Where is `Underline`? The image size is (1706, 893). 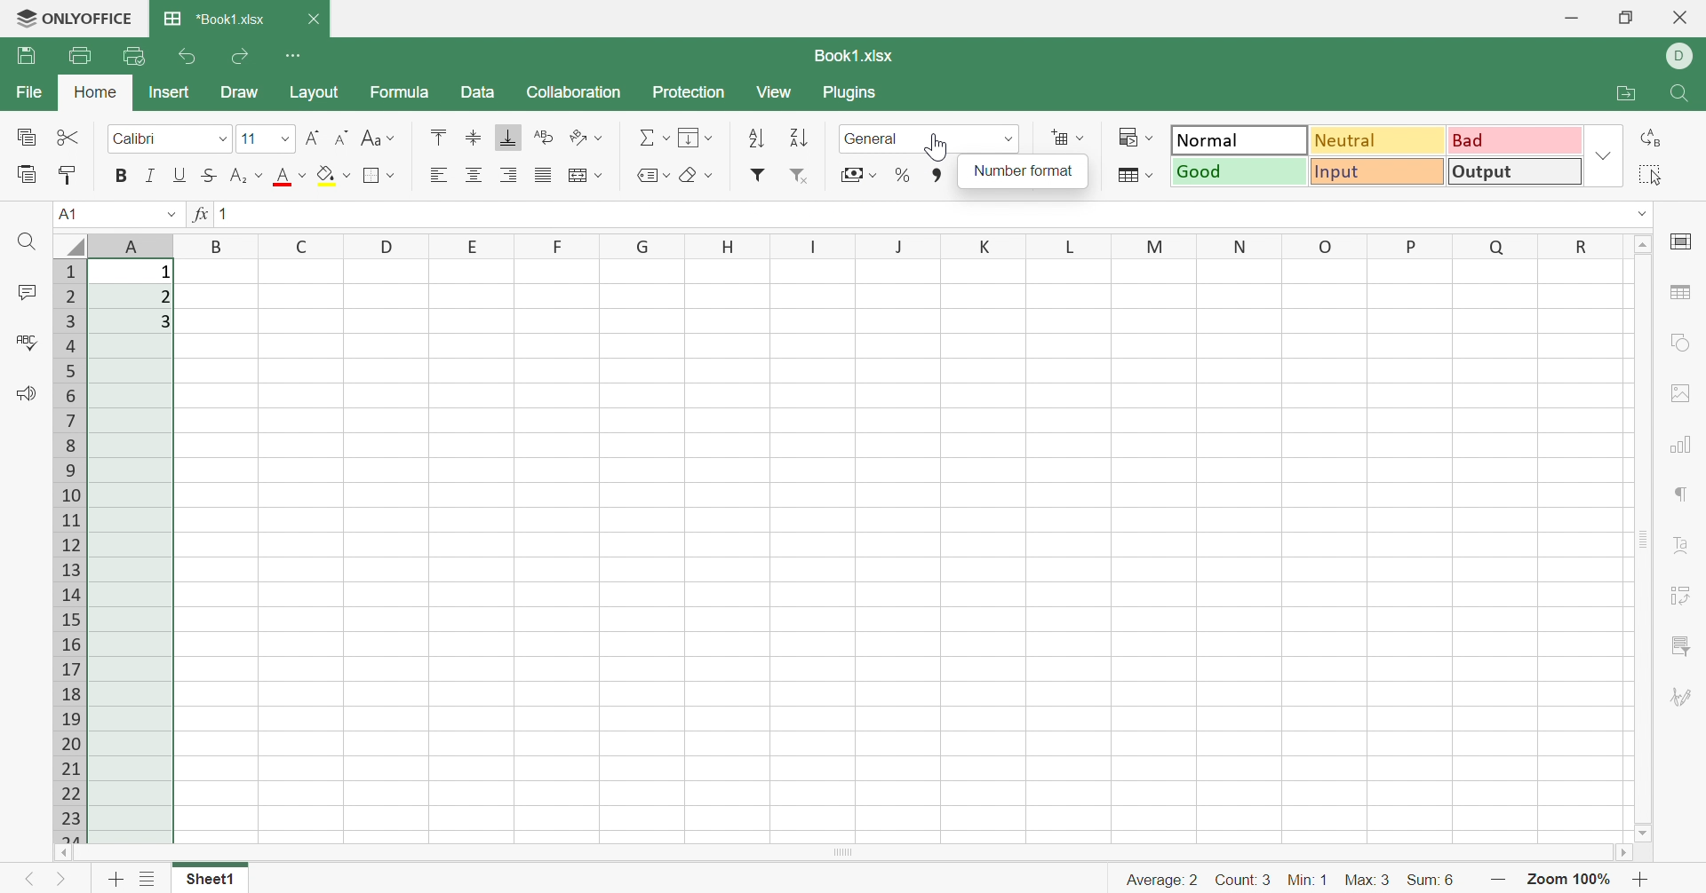 Underline is located at coordinates (180, 176).